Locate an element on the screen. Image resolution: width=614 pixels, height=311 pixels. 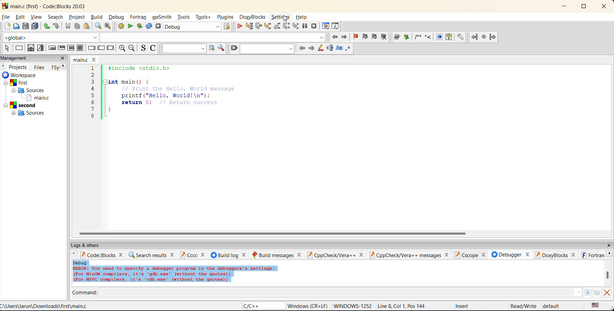
exit-condition loop is located at coordinates (62, 48).